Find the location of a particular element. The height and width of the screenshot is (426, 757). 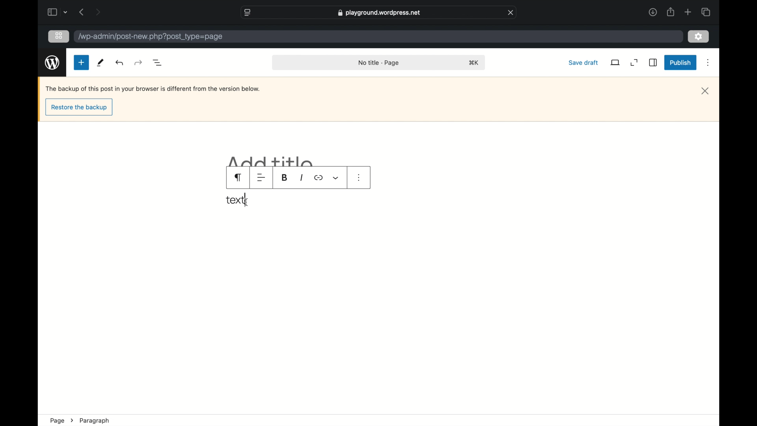

restore the backup is located at coordinates (79, 108).